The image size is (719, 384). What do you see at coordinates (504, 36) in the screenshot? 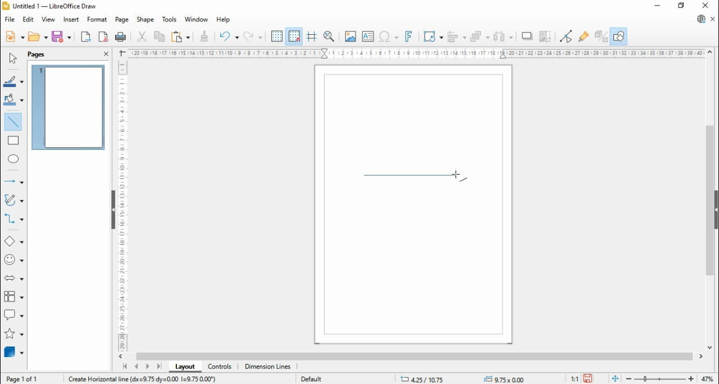
I see `select at least three objects to distribute` at bounding box center [504, 36].